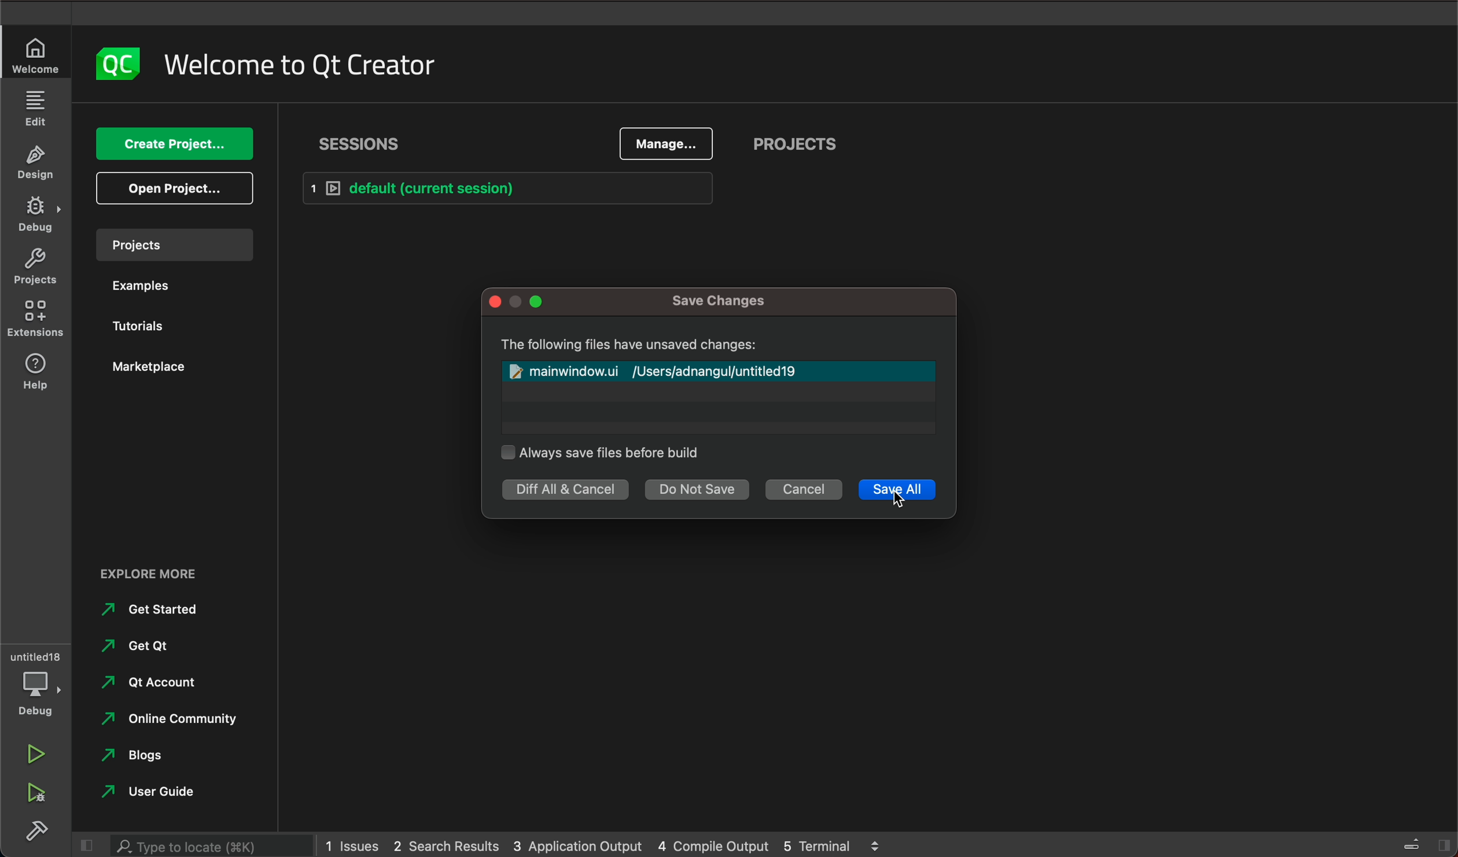  Describe the element at coordinates (176, 190) in the screenshot. I see `open` at that location.